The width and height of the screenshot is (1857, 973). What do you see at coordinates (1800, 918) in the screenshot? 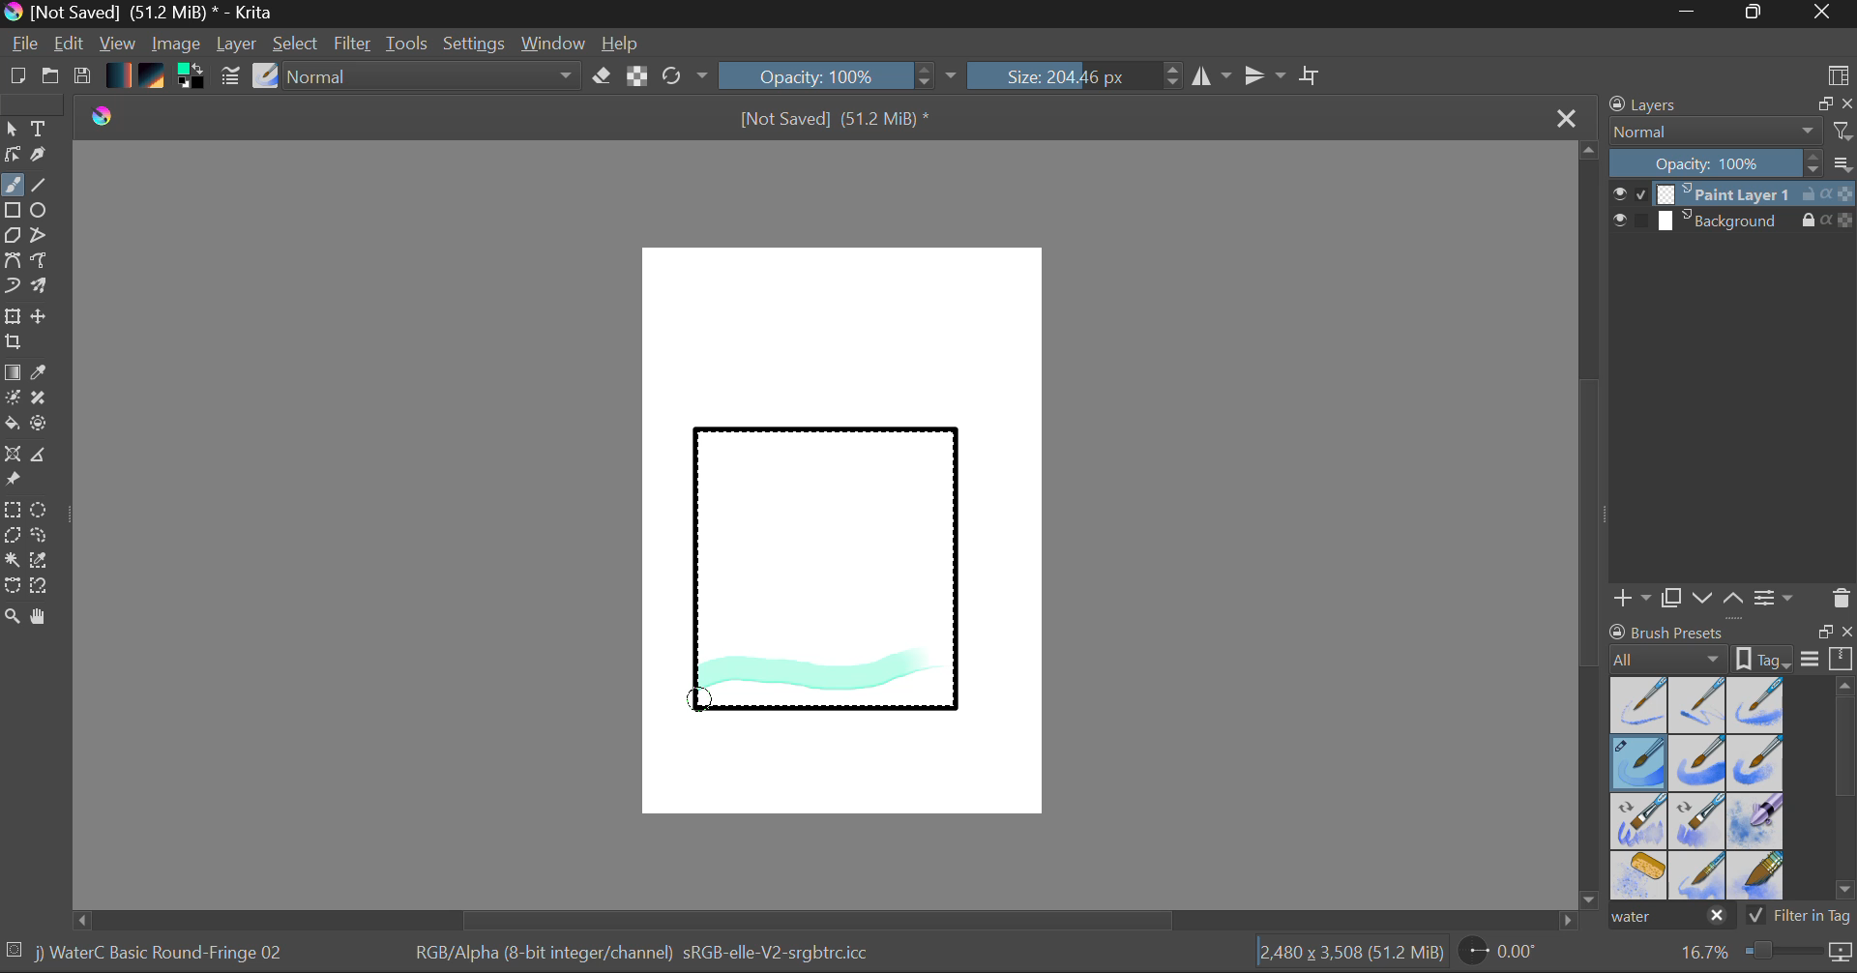
I see `Filter in Tag Option` at bounding box center [1800, 918].